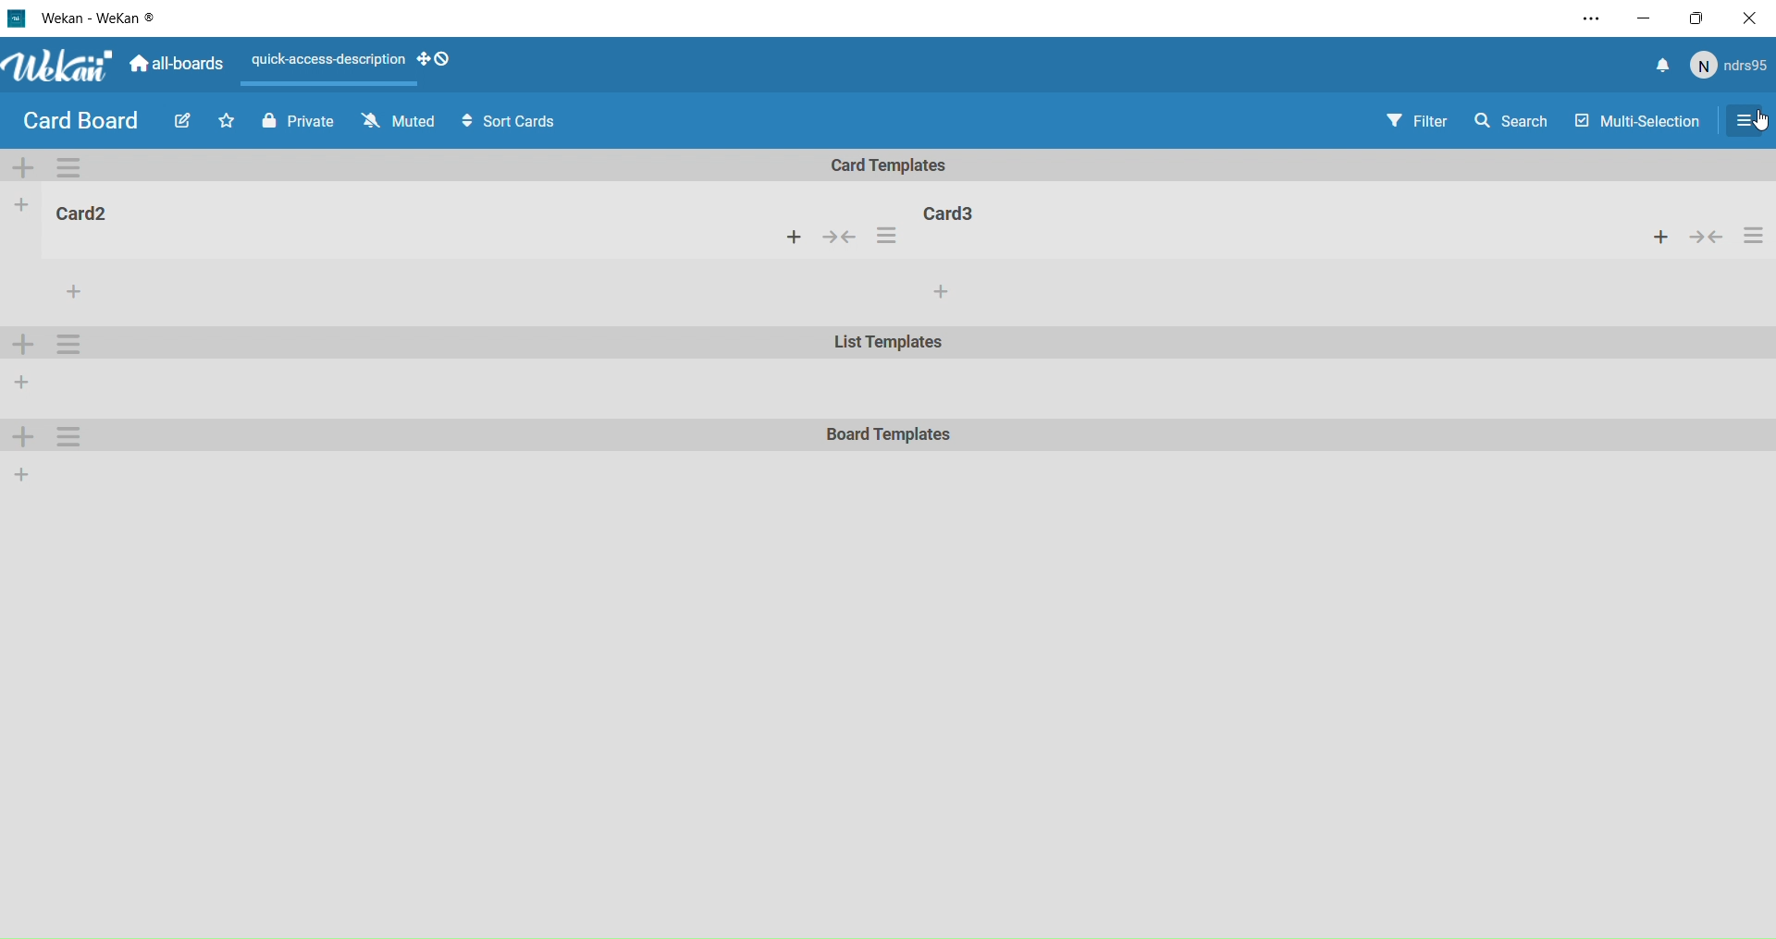 This screenshot has height=939, width=1776. I want to click on actions, so click(886, 238).